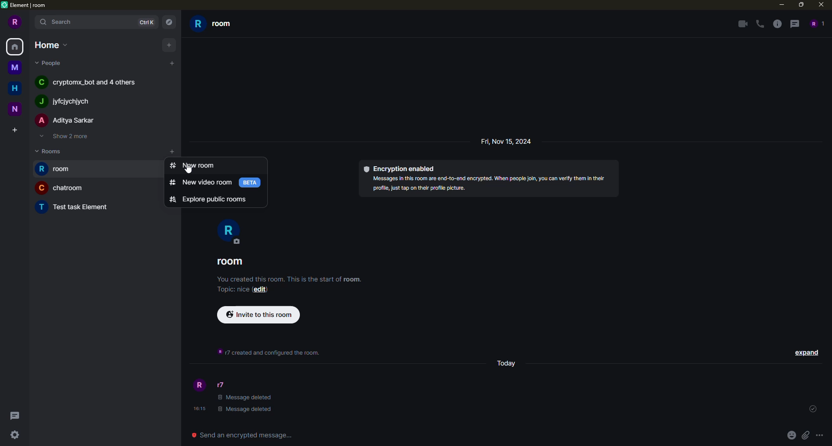 Image resolution: width=832 pixels, height=446 pixels. What do you see at coordinates (203, 183) in the screenshot?
I see `new video room` at bounding box center [203, 183].